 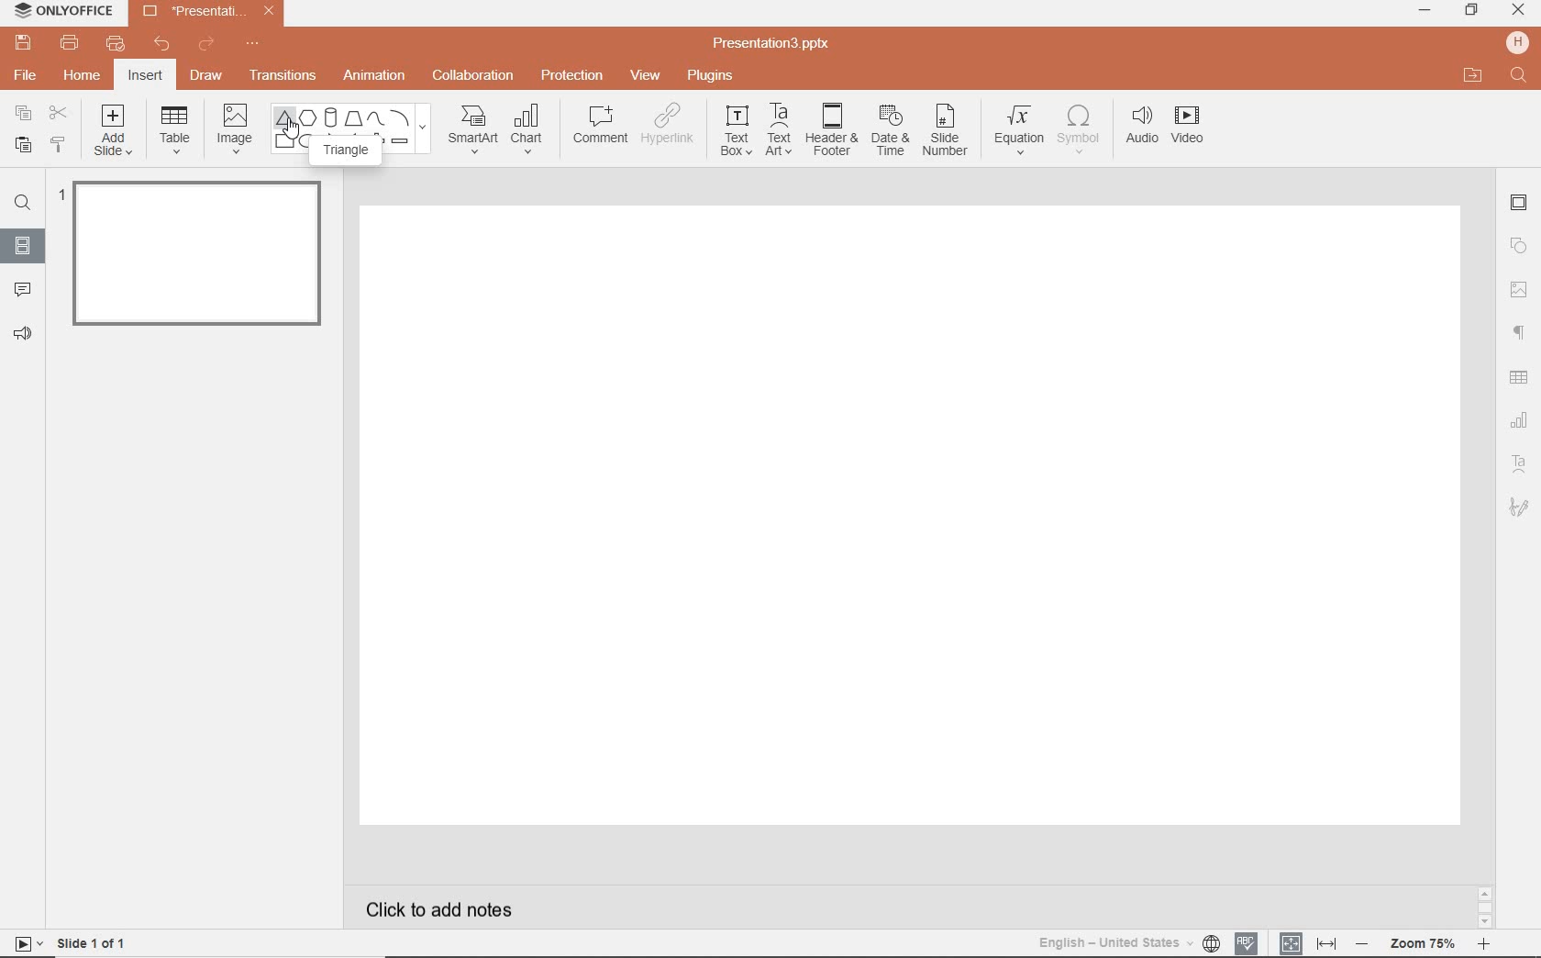 What do you see at coordinates (947, 133) in the screenshot?
I see `SLIDE NUMBER` at bounding box center [947, 133].